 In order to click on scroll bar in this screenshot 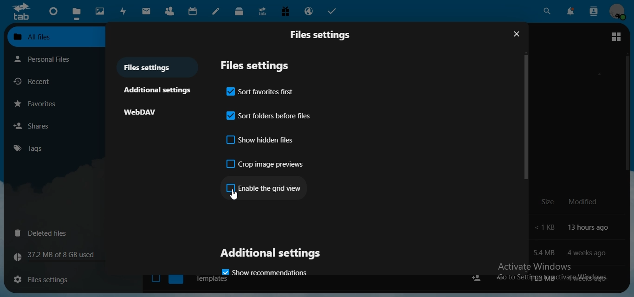, I will do `click(526, 116)`.